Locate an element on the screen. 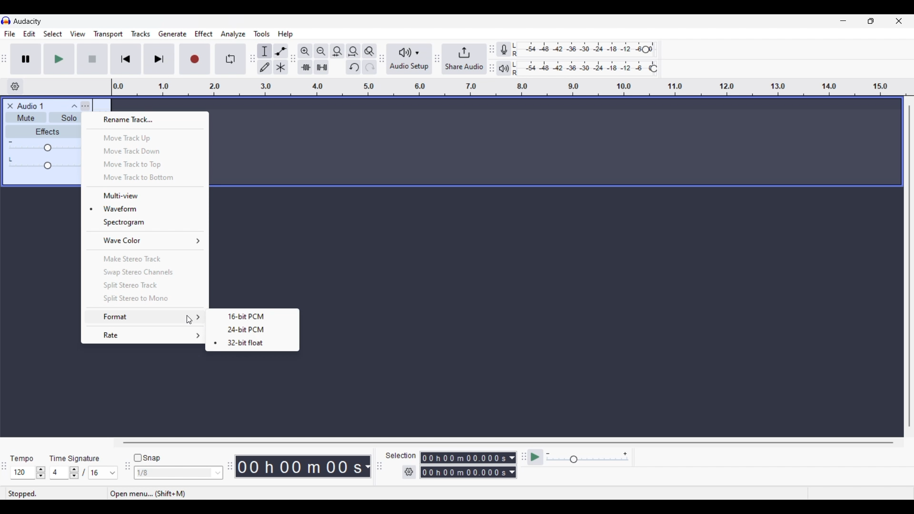 Image resolution: width=914 pixels, height=514 pixels. Playback meter is located at coordinates (510, 68).